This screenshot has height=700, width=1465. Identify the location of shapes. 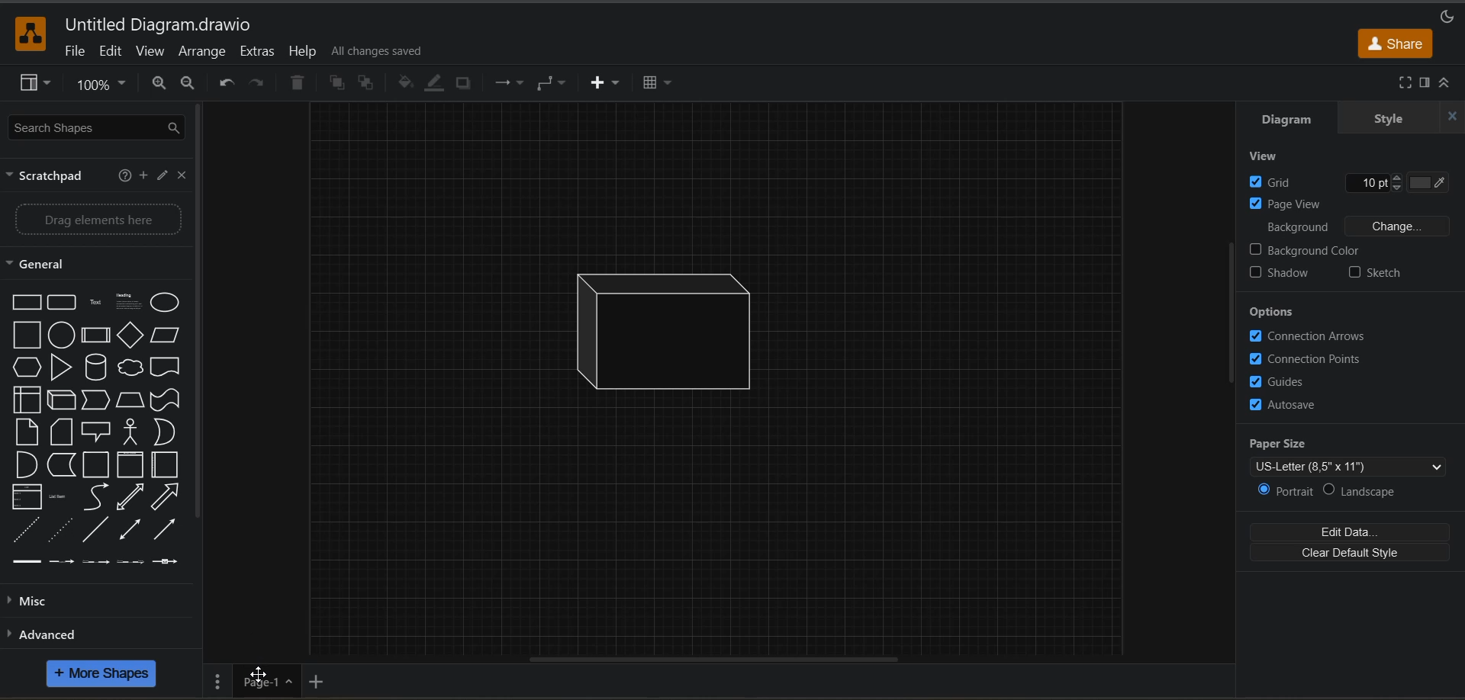
(95, 429).